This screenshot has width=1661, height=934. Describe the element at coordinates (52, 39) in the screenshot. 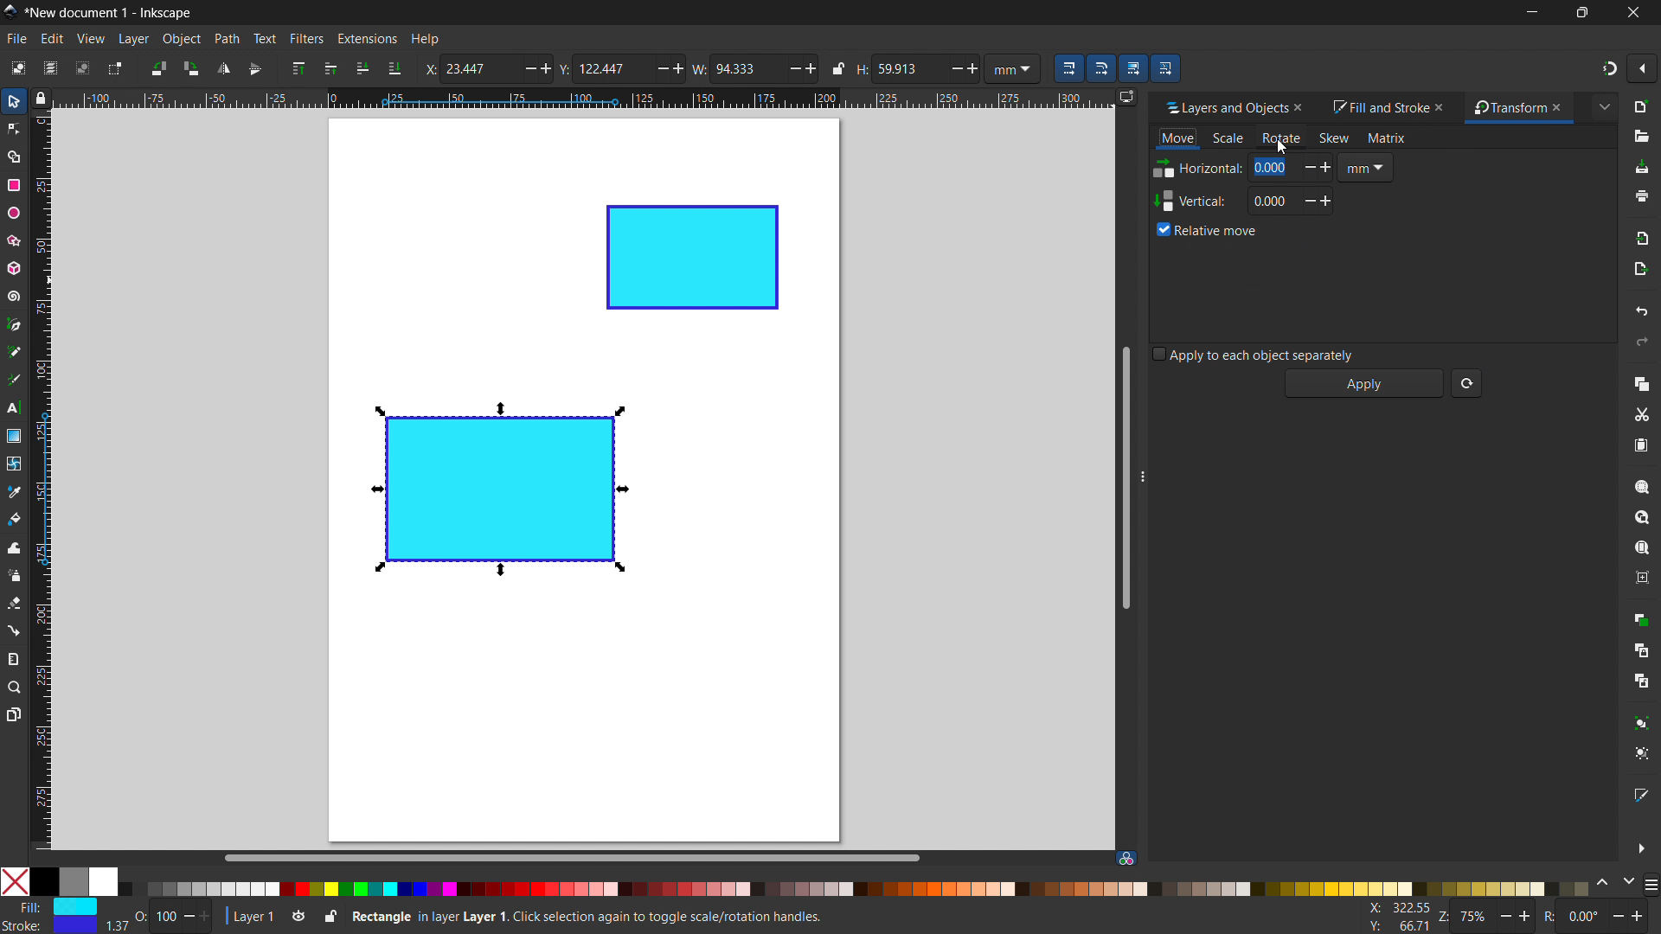

I see `edit` at that location.